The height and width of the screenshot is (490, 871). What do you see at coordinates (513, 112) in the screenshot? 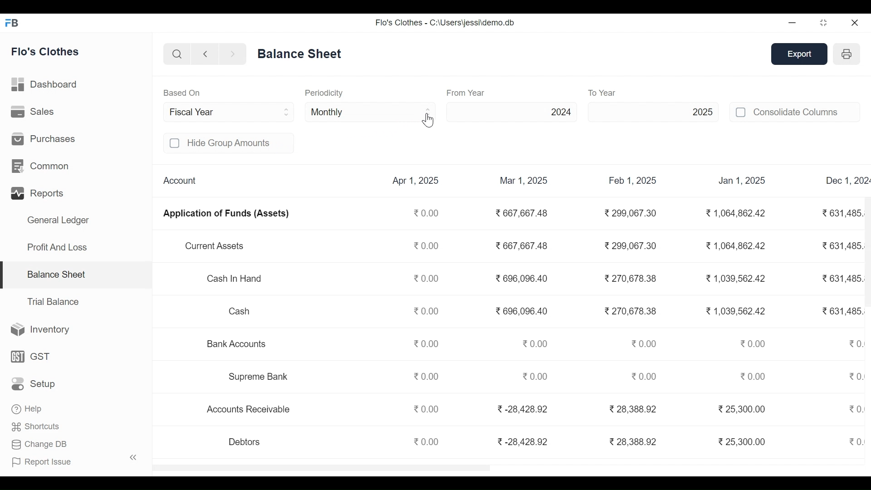
I see `2024` at bounding box center [513, 112].